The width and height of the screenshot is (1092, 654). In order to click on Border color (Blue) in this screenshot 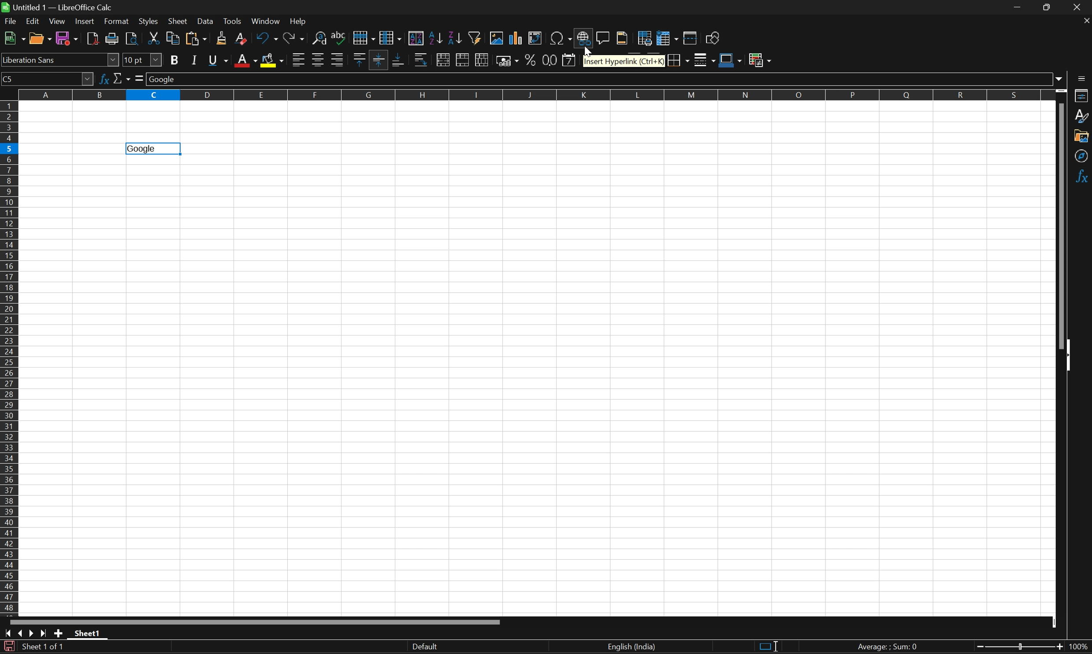, I will do `click(732, 60)`.